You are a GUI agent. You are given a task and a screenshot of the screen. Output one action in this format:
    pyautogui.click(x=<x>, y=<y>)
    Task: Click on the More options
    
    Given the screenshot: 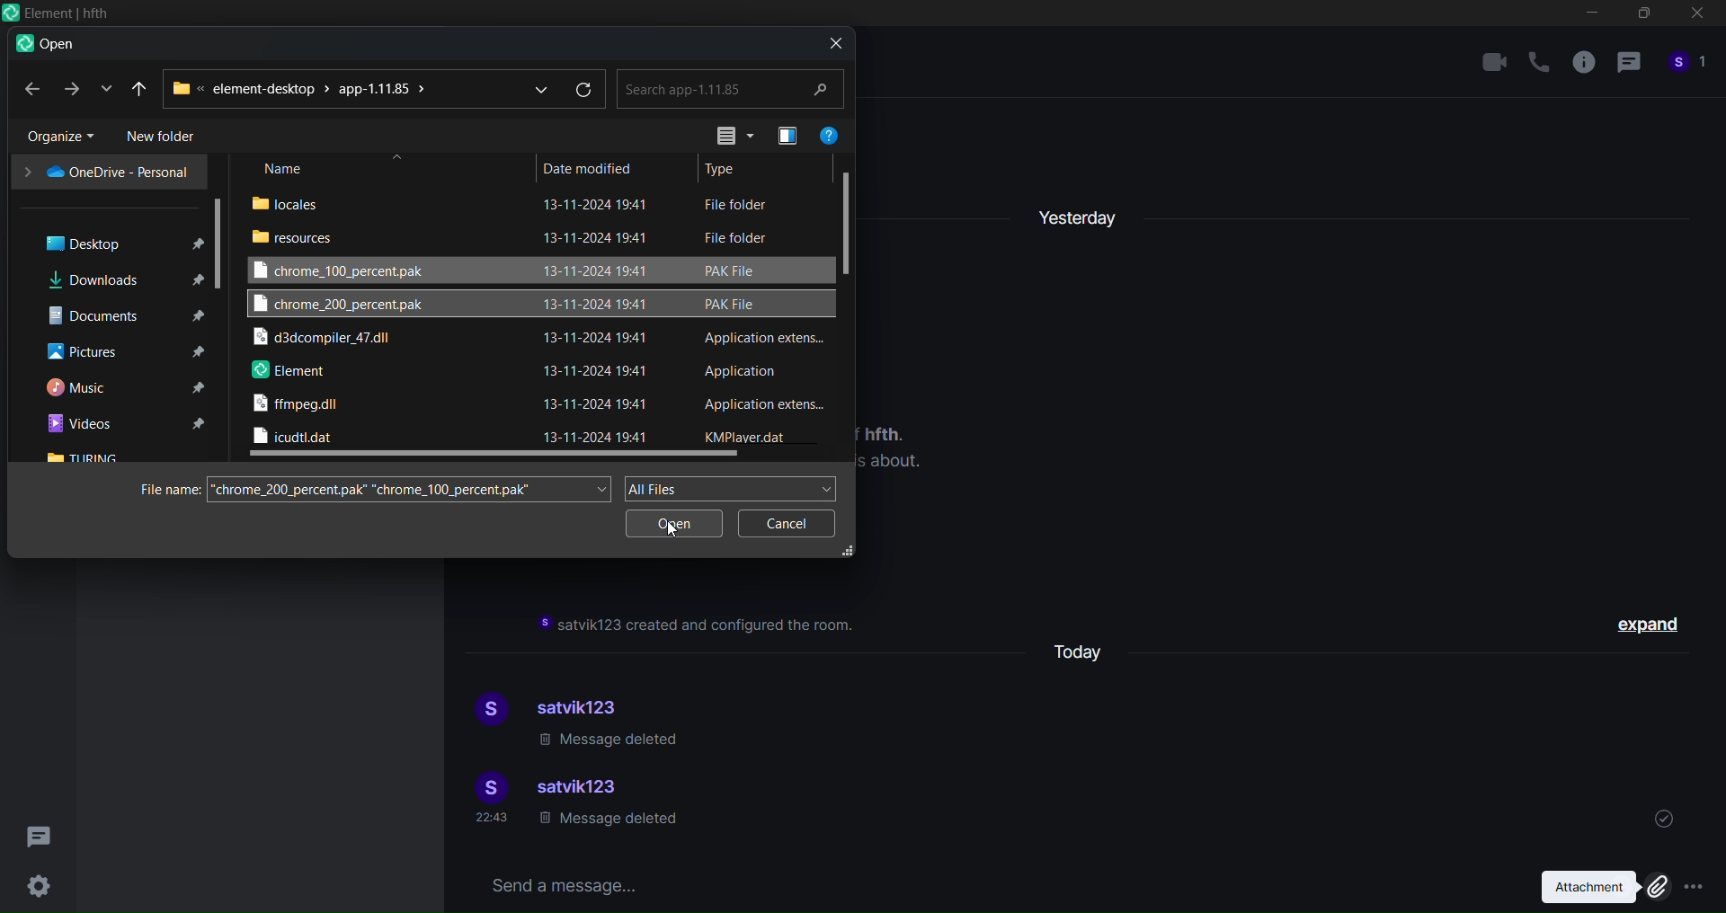 What is the action you would take?
    pyautogui.click(x=1704, y=889)
    